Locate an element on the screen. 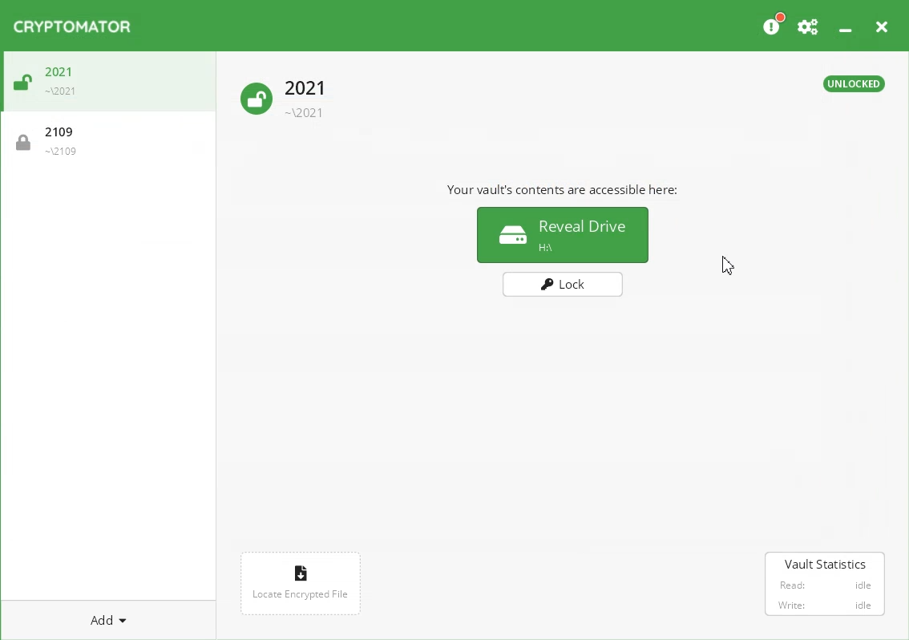  Locate encrypted file is located at coordinates (301, 583).